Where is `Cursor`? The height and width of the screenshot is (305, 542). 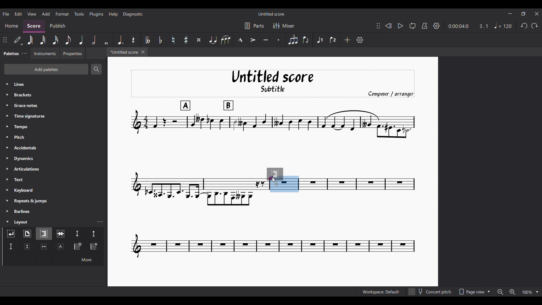
Cursor is located at coordinates (274, 180).